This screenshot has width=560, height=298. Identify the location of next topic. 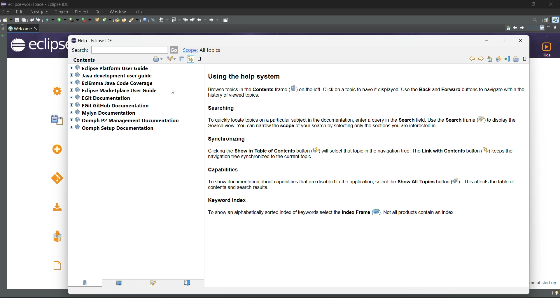
(522, 27).